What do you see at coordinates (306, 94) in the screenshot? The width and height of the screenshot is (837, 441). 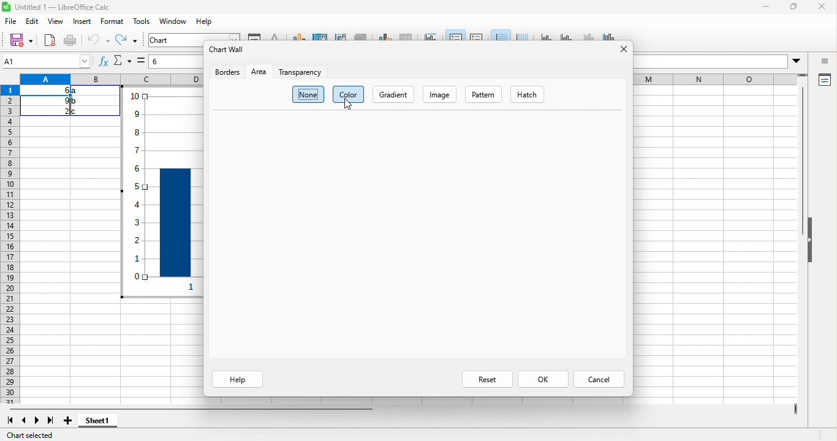 I see `none` at bounding box center [306, 94].